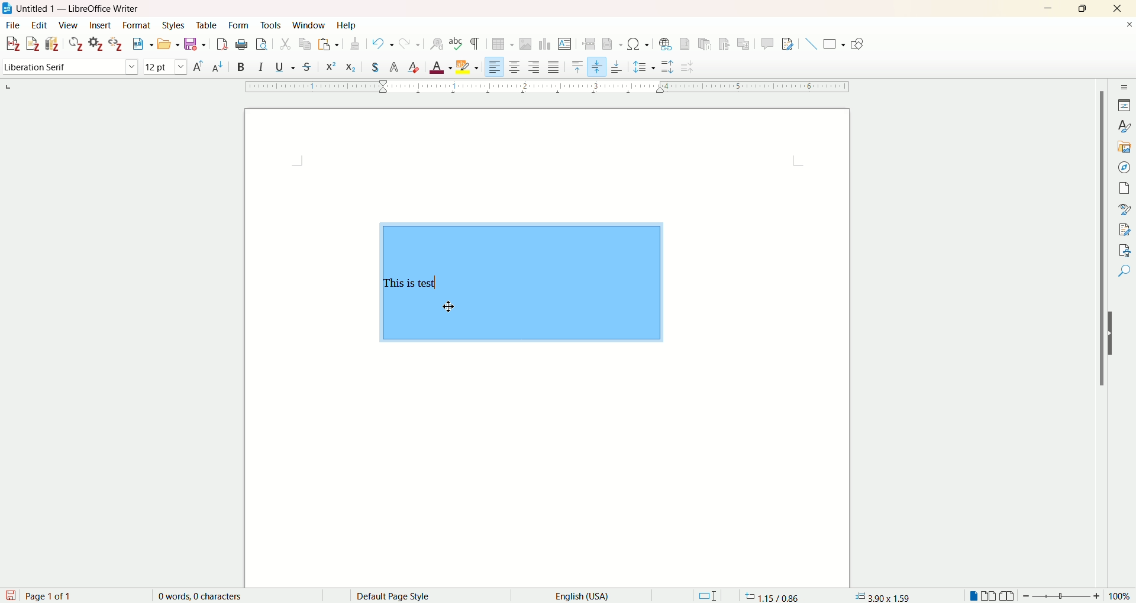  I want to click on cursor, so click(448, 307).